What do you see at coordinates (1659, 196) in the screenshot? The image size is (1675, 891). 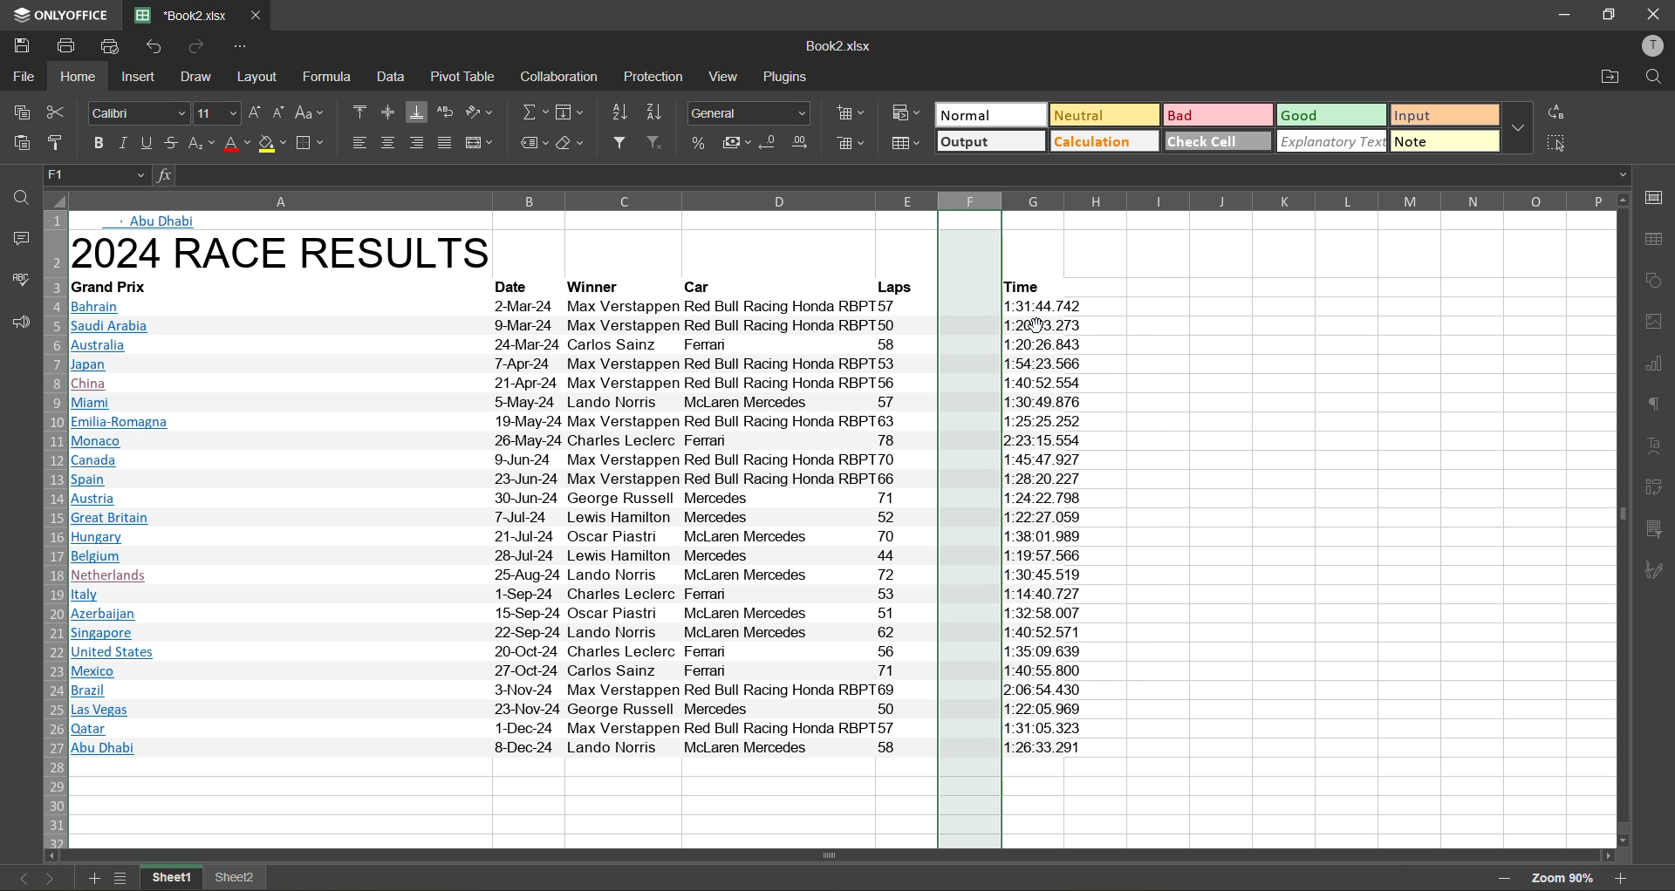 I see `call settings` at bounding box center [1659, 196].